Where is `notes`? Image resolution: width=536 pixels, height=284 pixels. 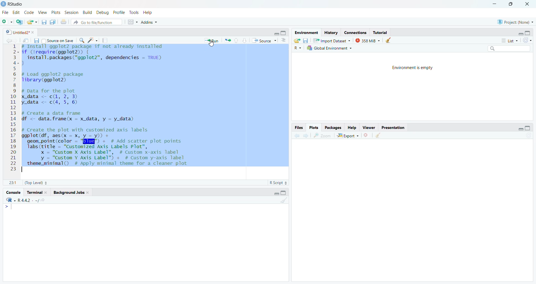
notes is located at coordinates (106, 40).